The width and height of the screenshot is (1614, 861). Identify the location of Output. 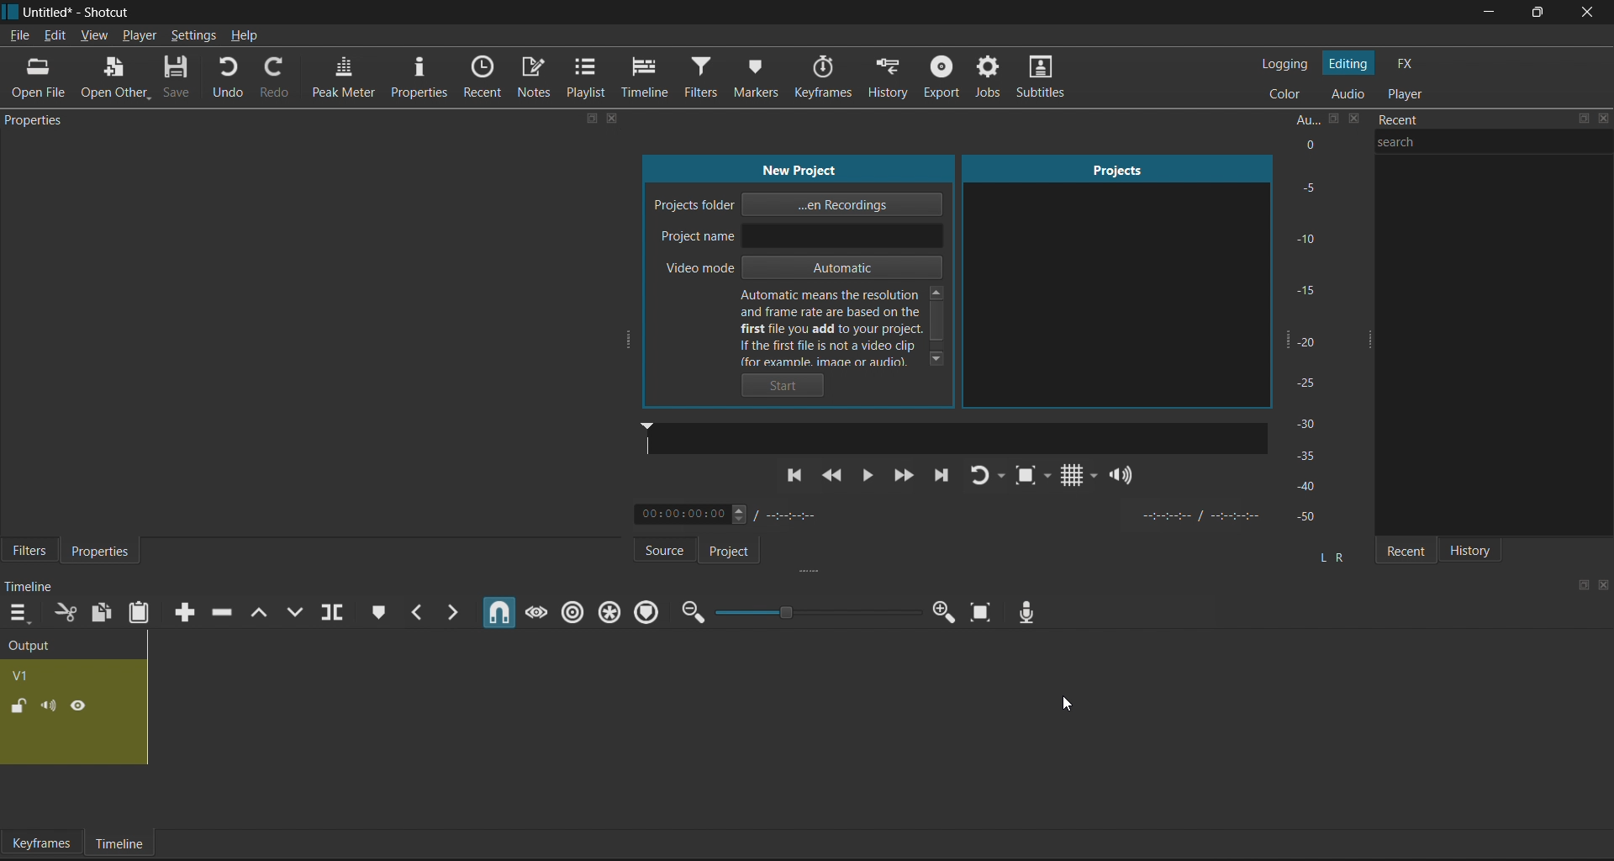
(67, 642).